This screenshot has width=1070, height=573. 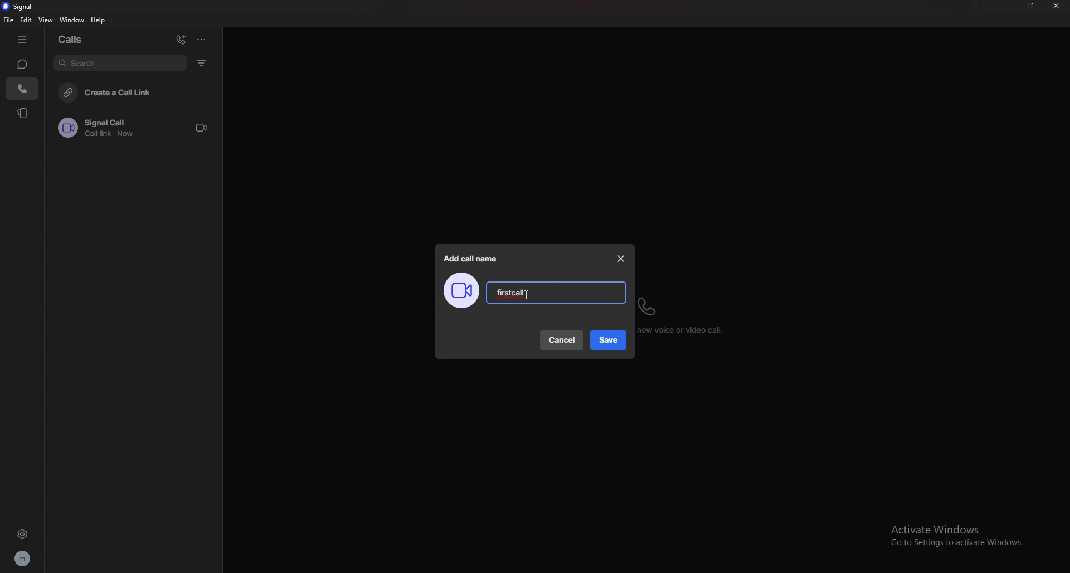 I want to click on options, so click(x=201, y=39).